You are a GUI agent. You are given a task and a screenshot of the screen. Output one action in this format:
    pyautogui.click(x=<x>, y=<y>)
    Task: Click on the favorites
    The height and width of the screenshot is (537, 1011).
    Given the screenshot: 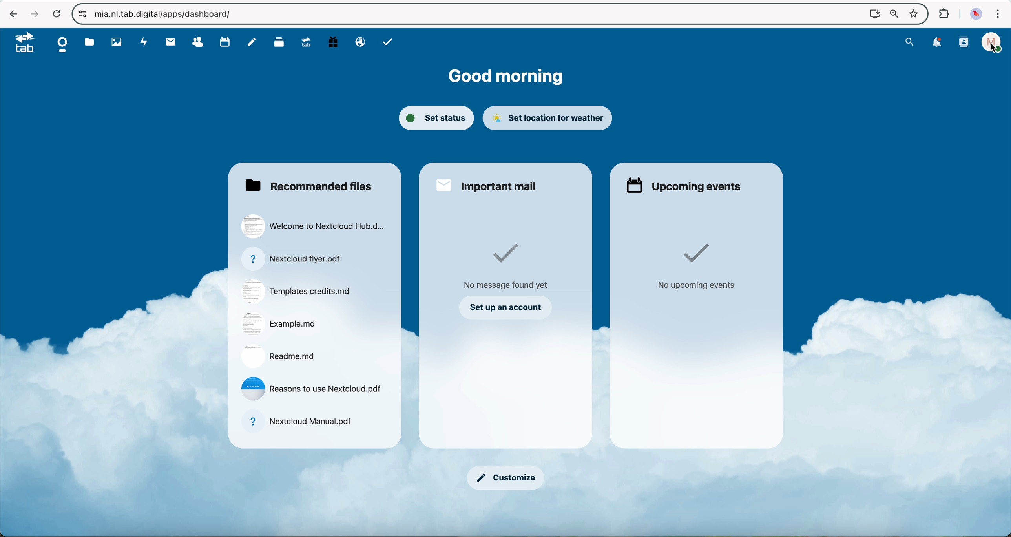 What is the action you would take?
    pyautogui.click(x=913, y=12)
    